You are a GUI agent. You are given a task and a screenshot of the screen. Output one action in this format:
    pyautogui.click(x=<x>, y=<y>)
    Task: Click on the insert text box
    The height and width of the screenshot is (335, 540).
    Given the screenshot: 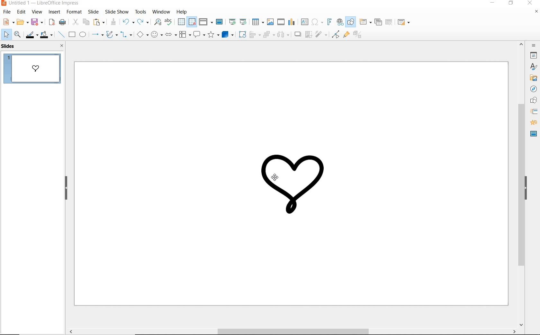 What is the action you would take?
    pyautogui.click(x=304, y=22)
    